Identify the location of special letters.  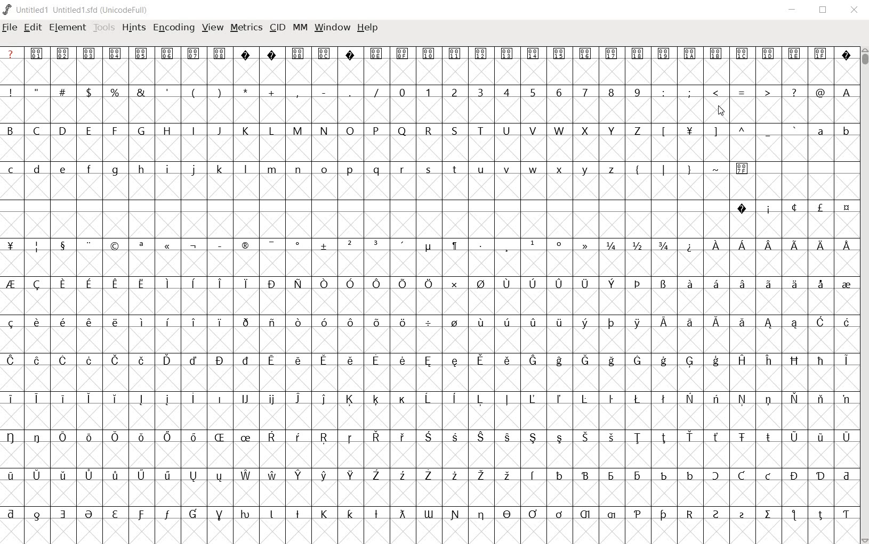
(429, 321).